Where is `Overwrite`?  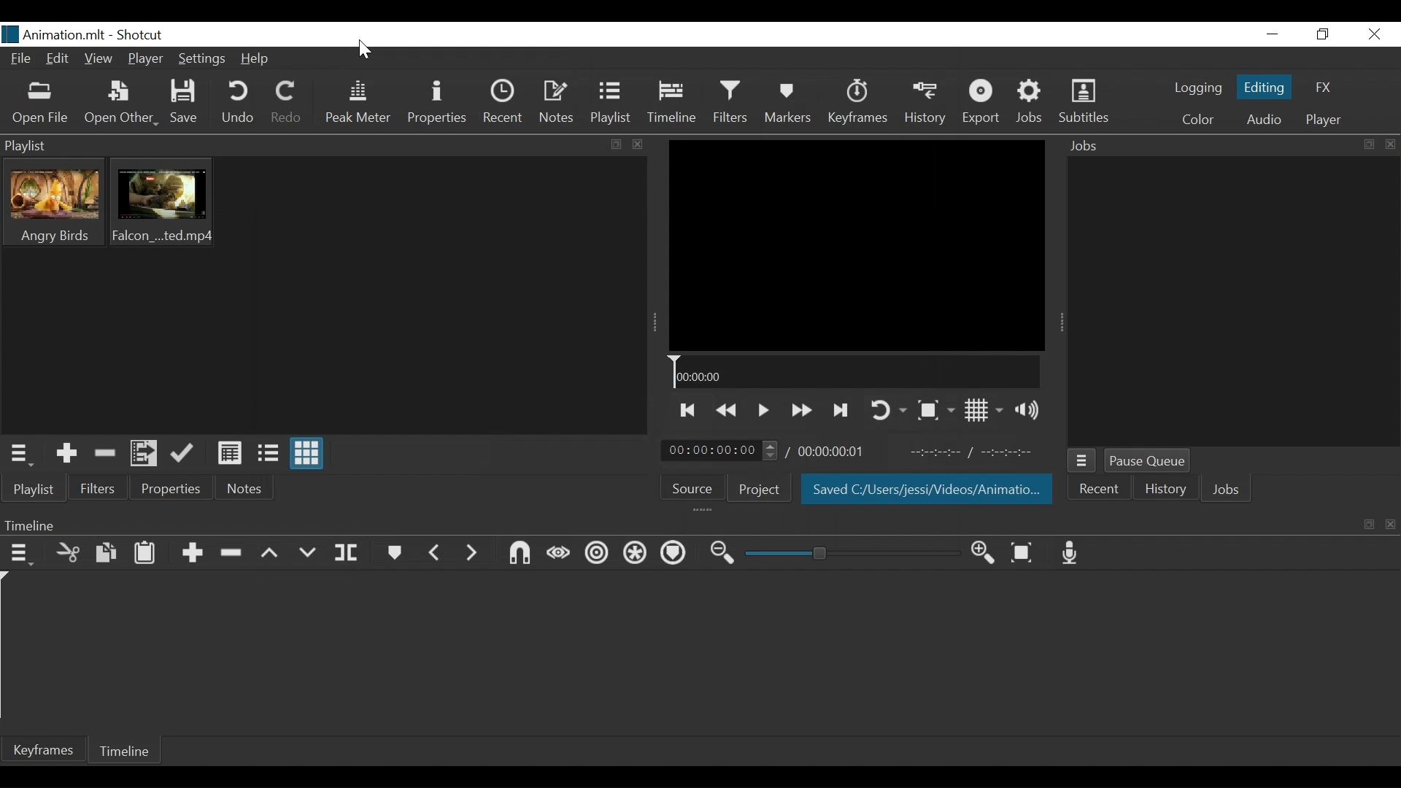 Overwrite is located at coordinates (310, 553).